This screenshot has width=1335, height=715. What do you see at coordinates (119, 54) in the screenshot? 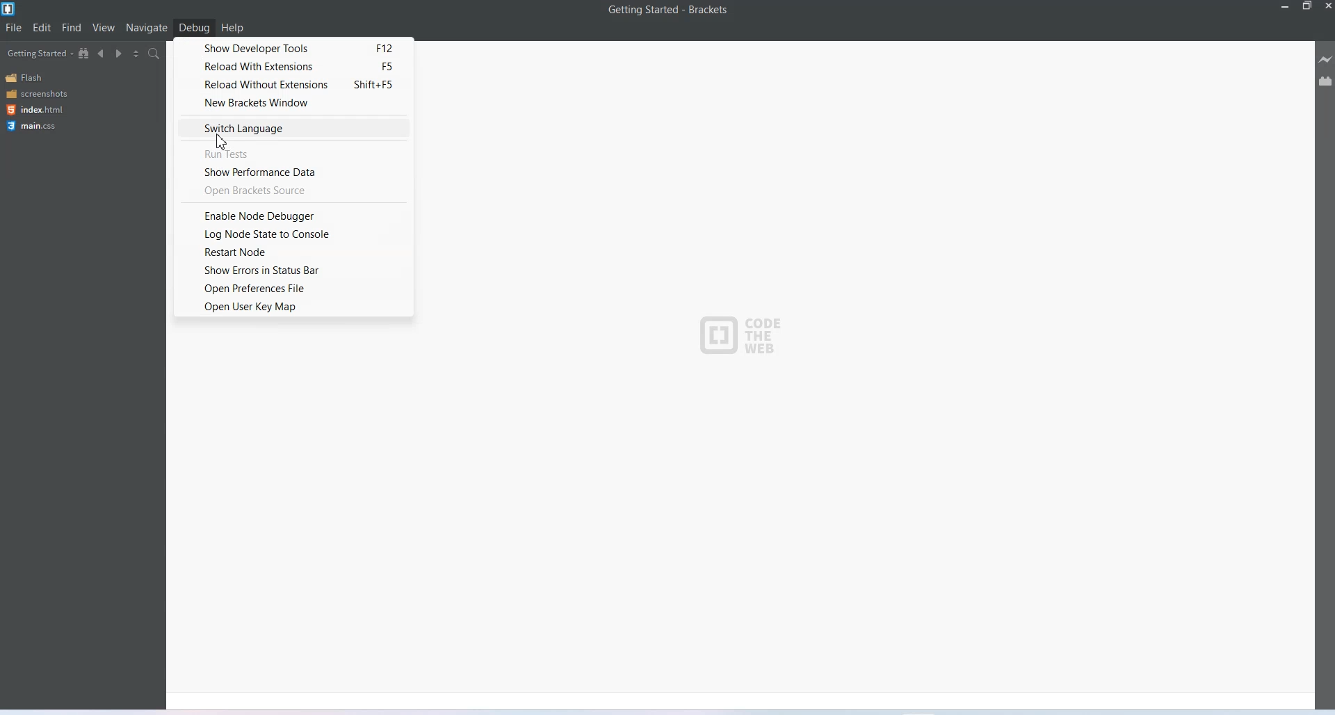
I see `Navigate forward` at bounding box center [119, 54].